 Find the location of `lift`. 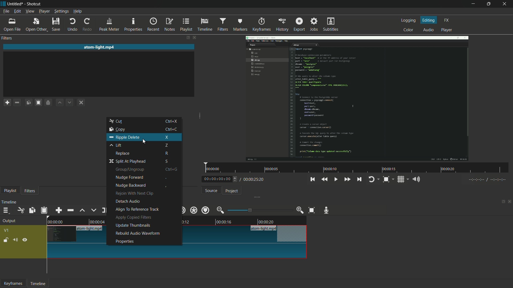

lift is located at coordinates (83, 210).